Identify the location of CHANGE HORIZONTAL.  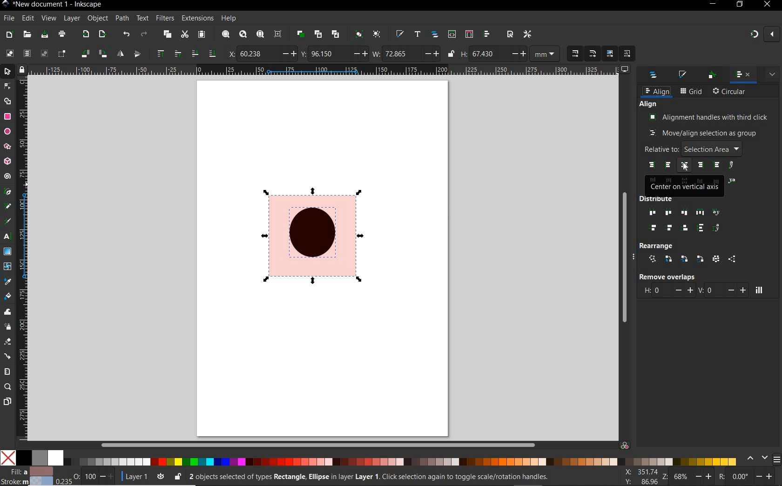
(668, 291).